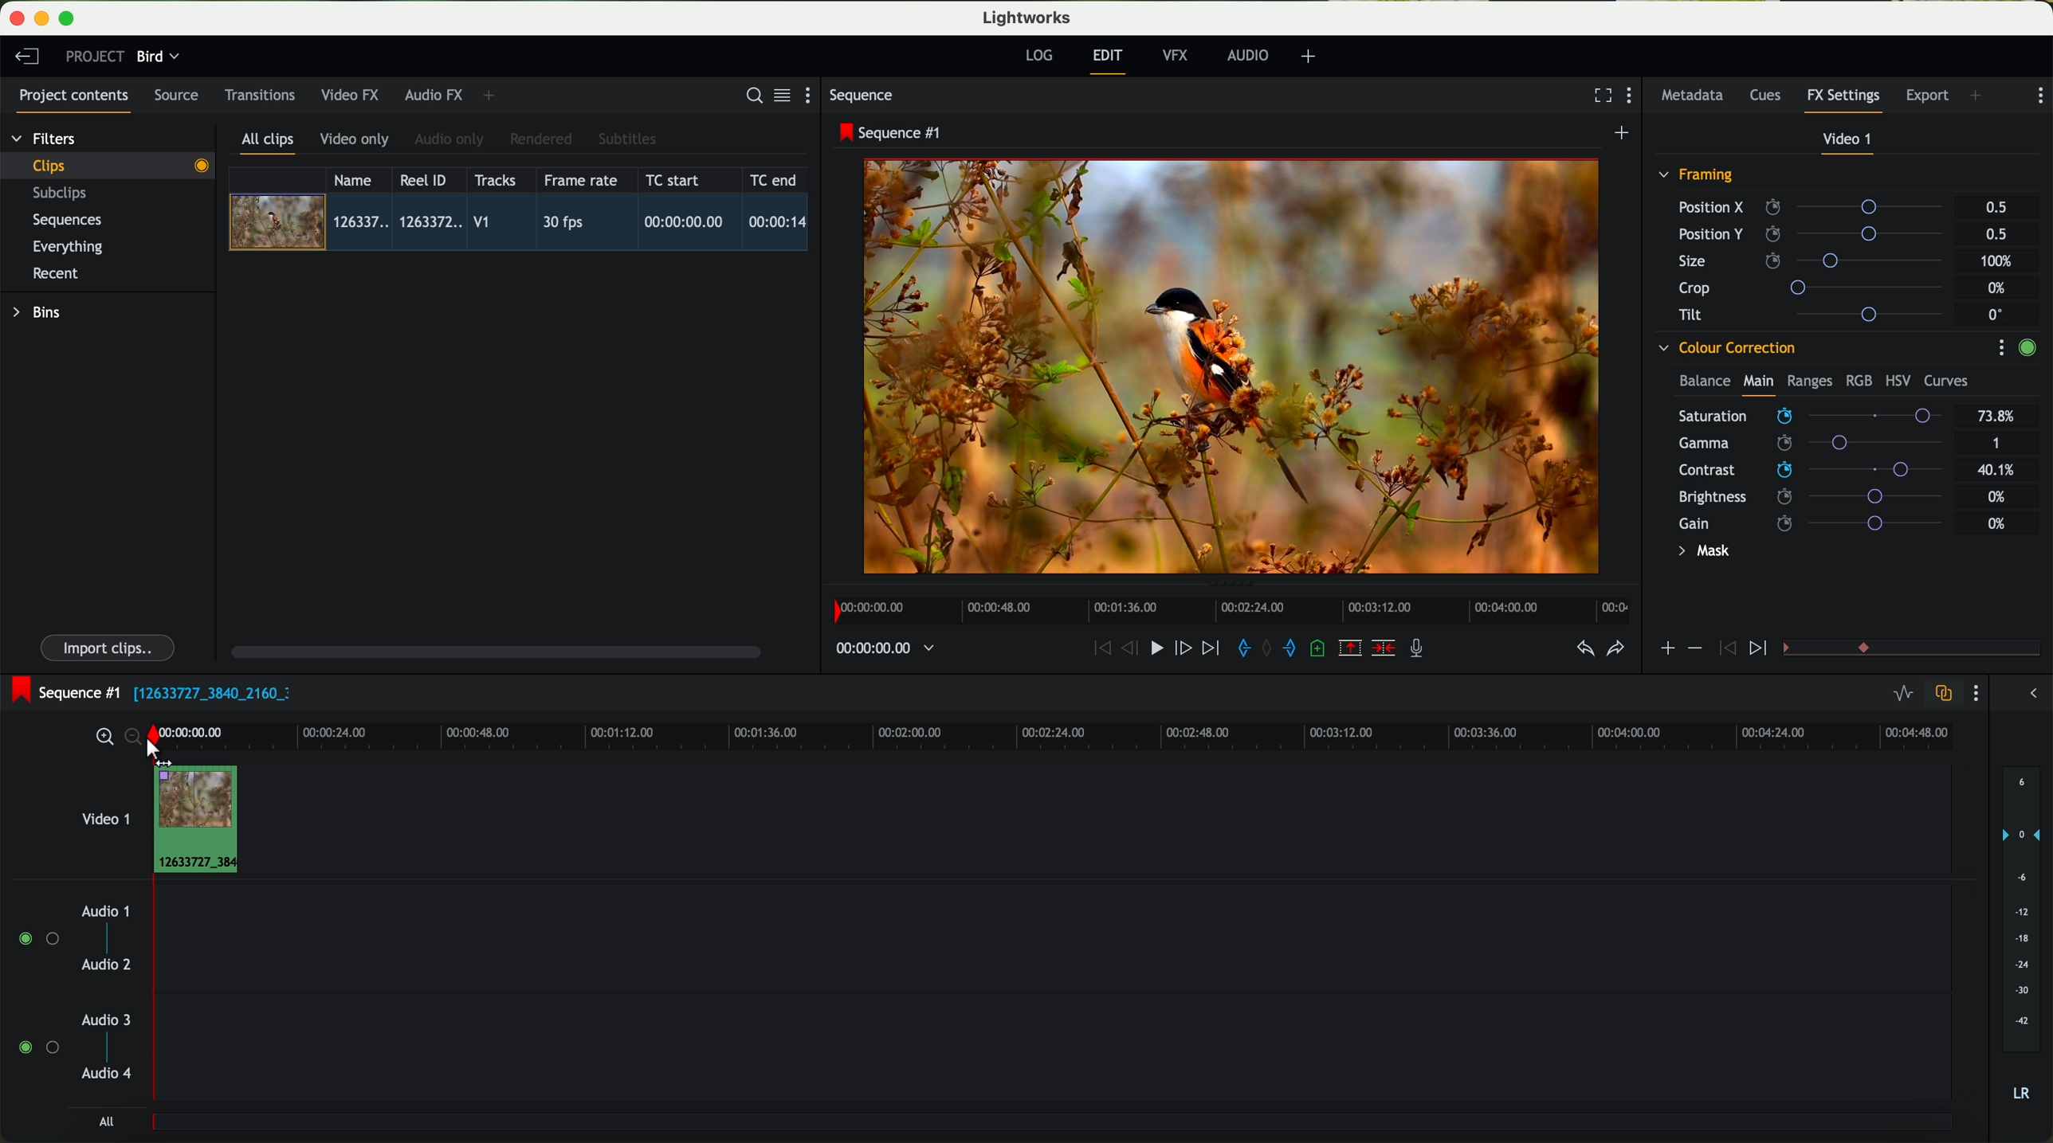 This screenshot has height=1143, width=2053. Describe the element at coordinates (1725, 649) in the screenshot. I see `icon` at that location.